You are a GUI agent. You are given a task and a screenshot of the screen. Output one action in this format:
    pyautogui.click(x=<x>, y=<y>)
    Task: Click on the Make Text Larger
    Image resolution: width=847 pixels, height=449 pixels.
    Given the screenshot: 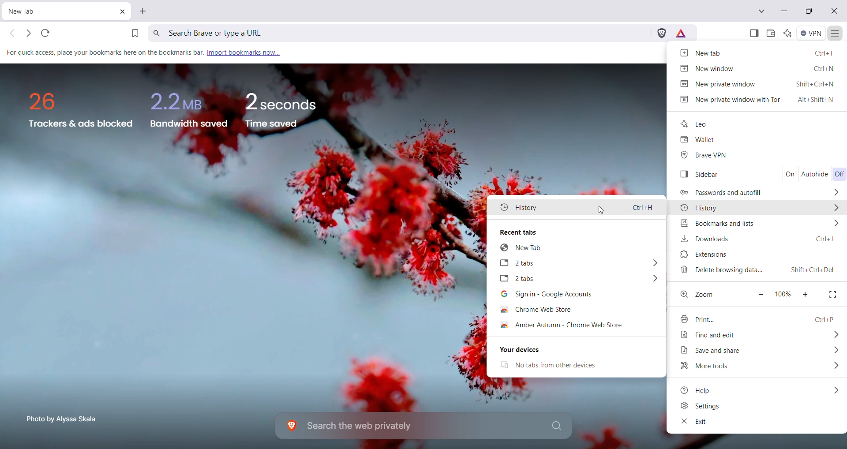 What is the action you would take?
    pyautogui.click(x=806, y=294)
    